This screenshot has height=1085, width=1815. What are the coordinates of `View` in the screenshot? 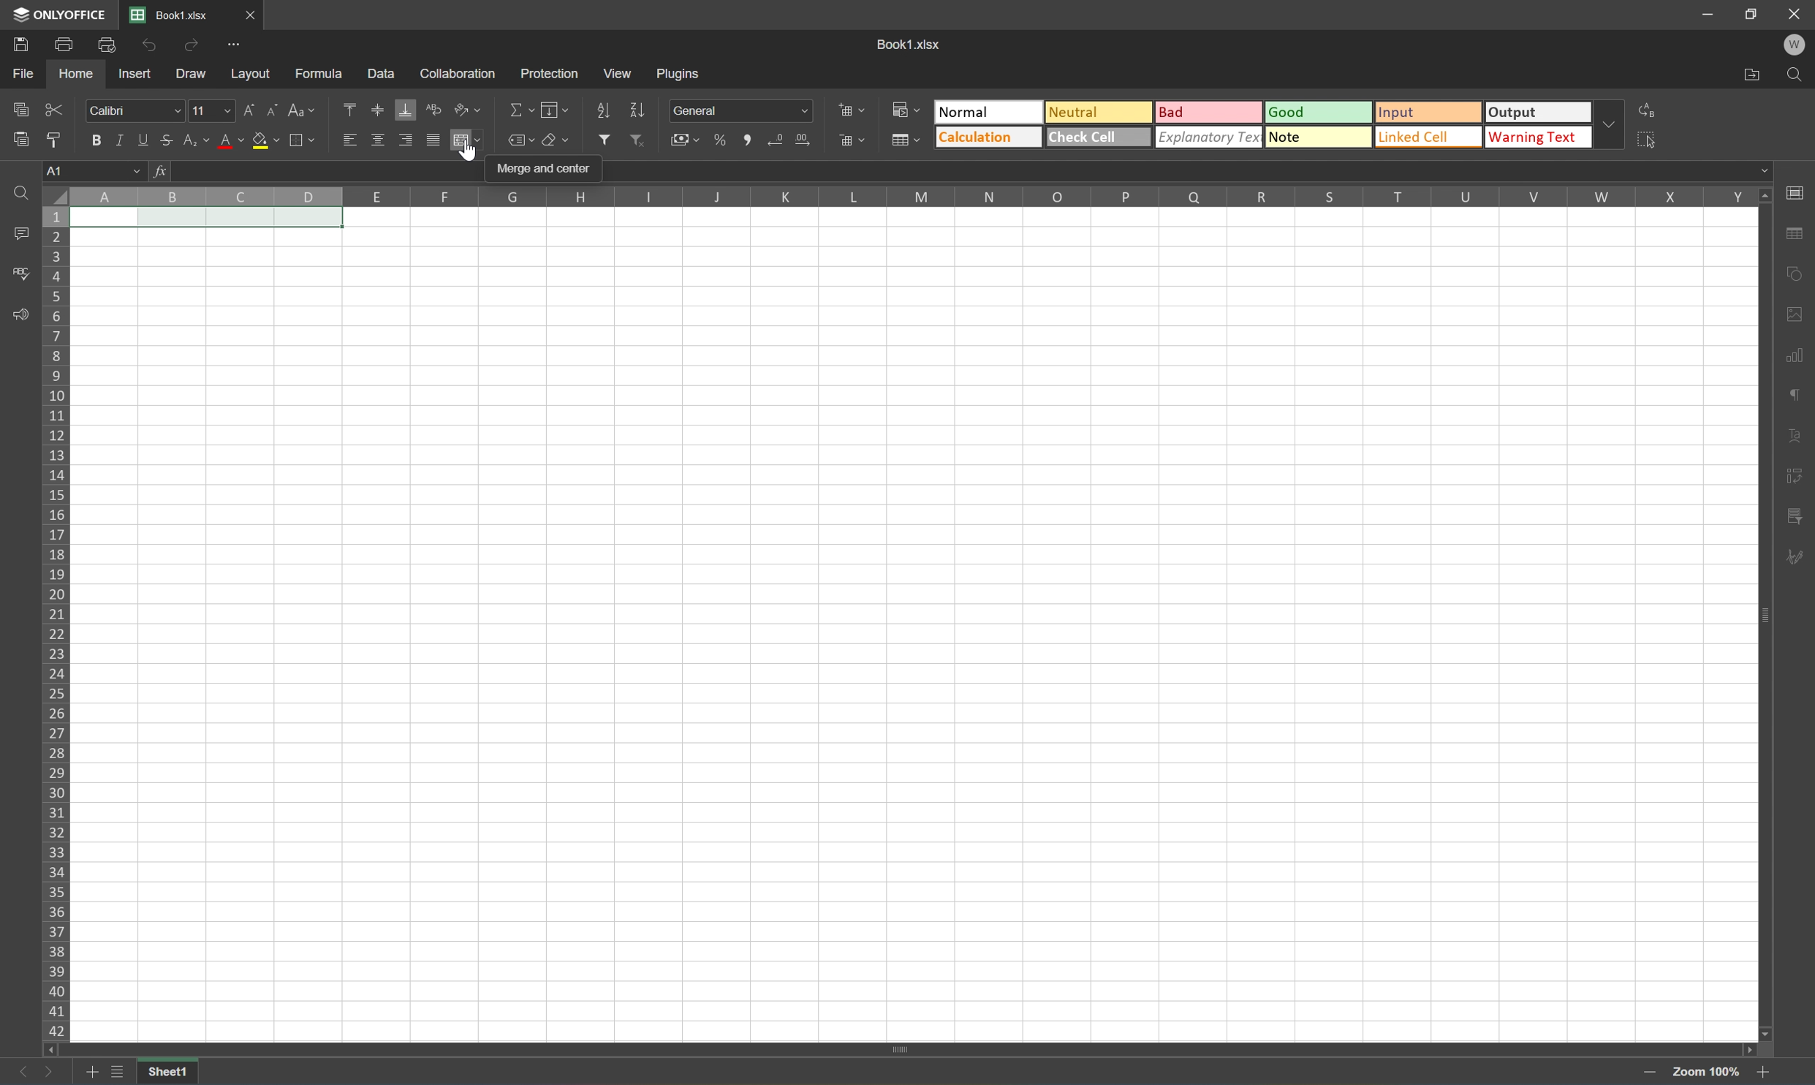 It's located at (619, 72).